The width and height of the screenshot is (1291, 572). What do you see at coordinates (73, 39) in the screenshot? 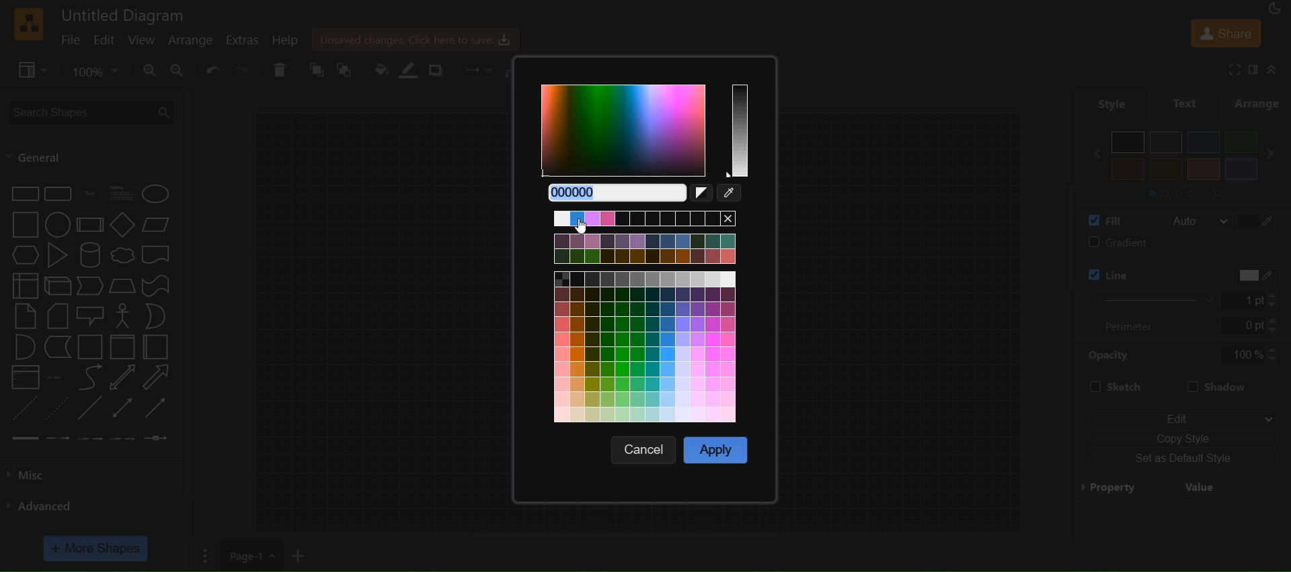
I see `file` at bounding box center [73, 39].